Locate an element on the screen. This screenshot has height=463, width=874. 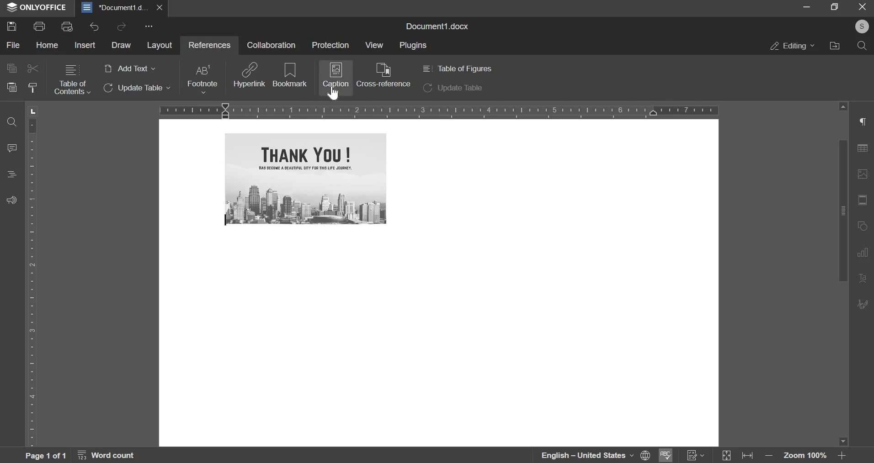
file location is located at coordinates (834, 45).